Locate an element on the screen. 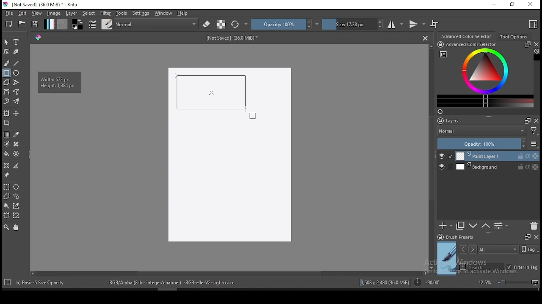 The width and height of the screenshot is (542, 304). layers is located at coordinates (451, 121).